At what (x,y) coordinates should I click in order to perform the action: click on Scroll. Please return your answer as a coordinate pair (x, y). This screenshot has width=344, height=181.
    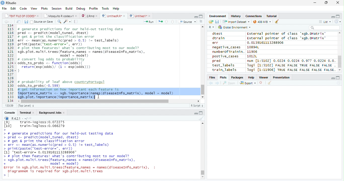
    Looking at the image, I should click on (340, 52).